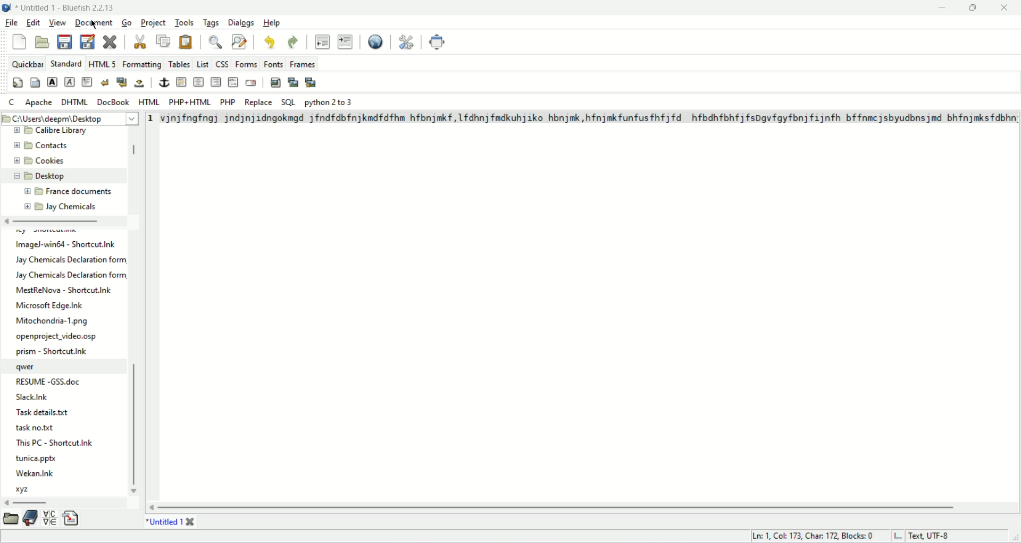  I want to click on quickstart, so click(17, 83).